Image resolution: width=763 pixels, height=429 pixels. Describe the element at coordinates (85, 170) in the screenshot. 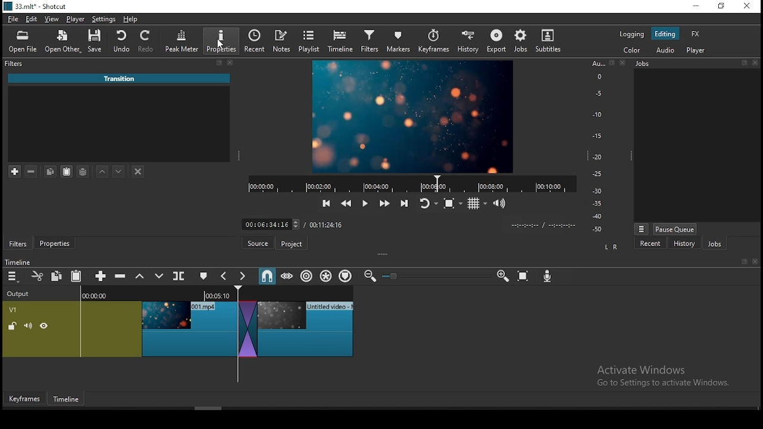

I see `save filter sets` at that location.